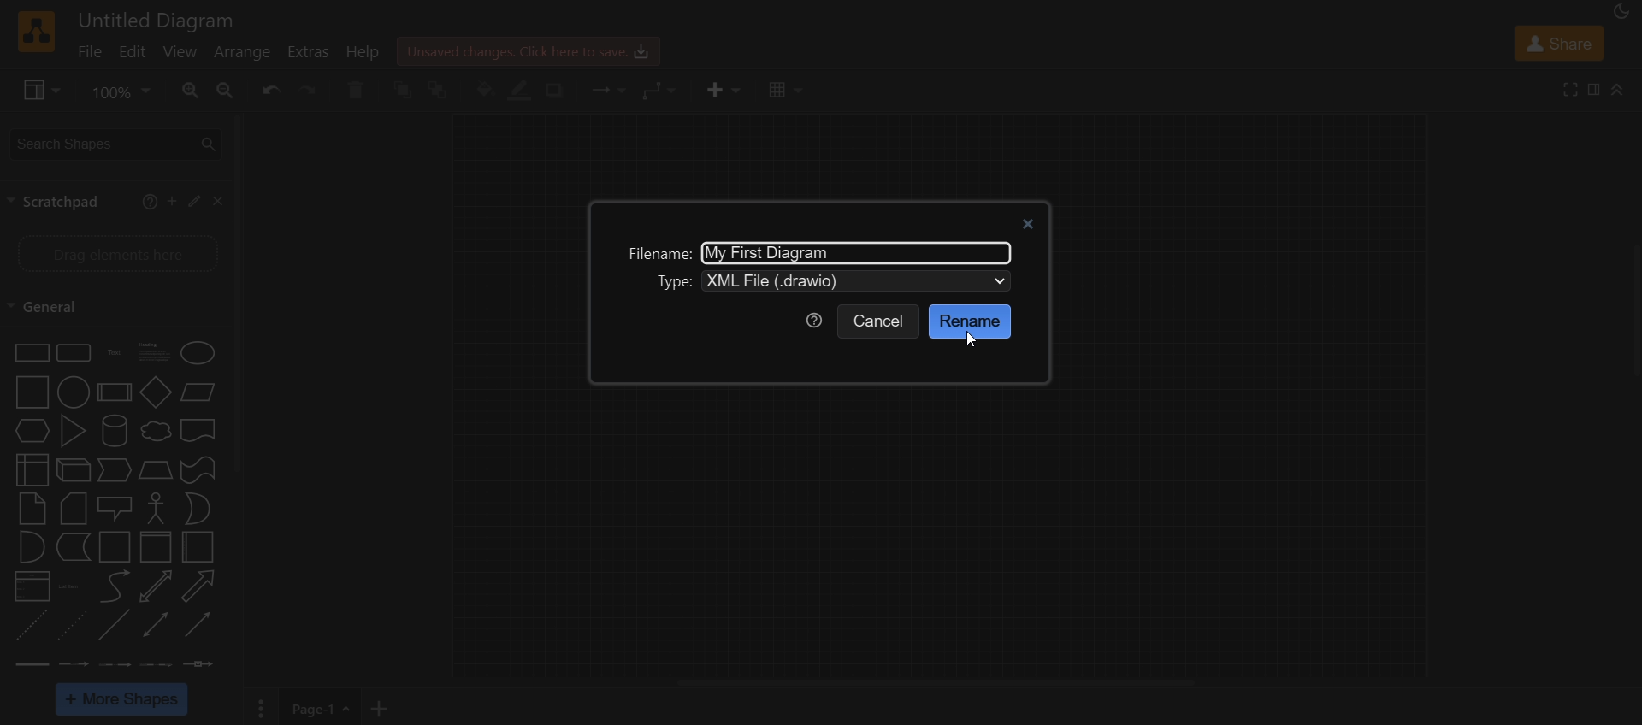 The height and width of the screenshot is (725, 1642). What do you see at coordinates (114, 143) in the screenshot?
I see `search shapes` at bounding box center [114, 143].